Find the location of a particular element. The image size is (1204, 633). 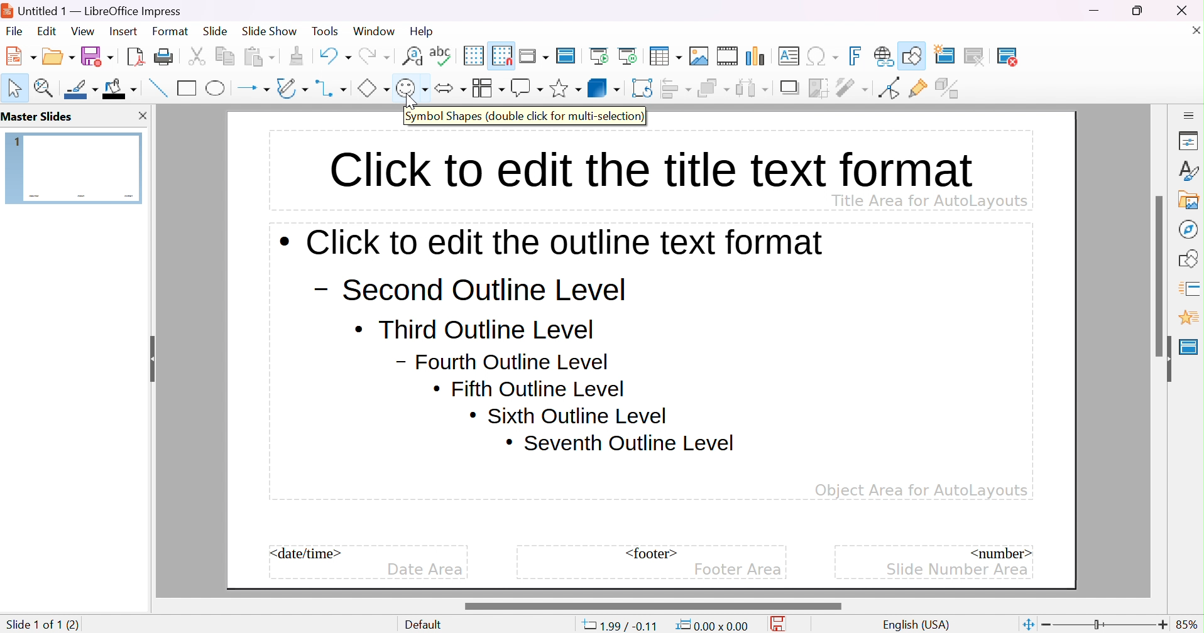

seventh outline level is located at coordinates (621, 443).